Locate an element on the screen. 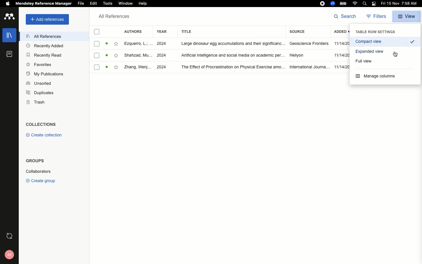 The height and width of the screenshot is (264, 422). Mendeley is located at coordinates (43, 4).